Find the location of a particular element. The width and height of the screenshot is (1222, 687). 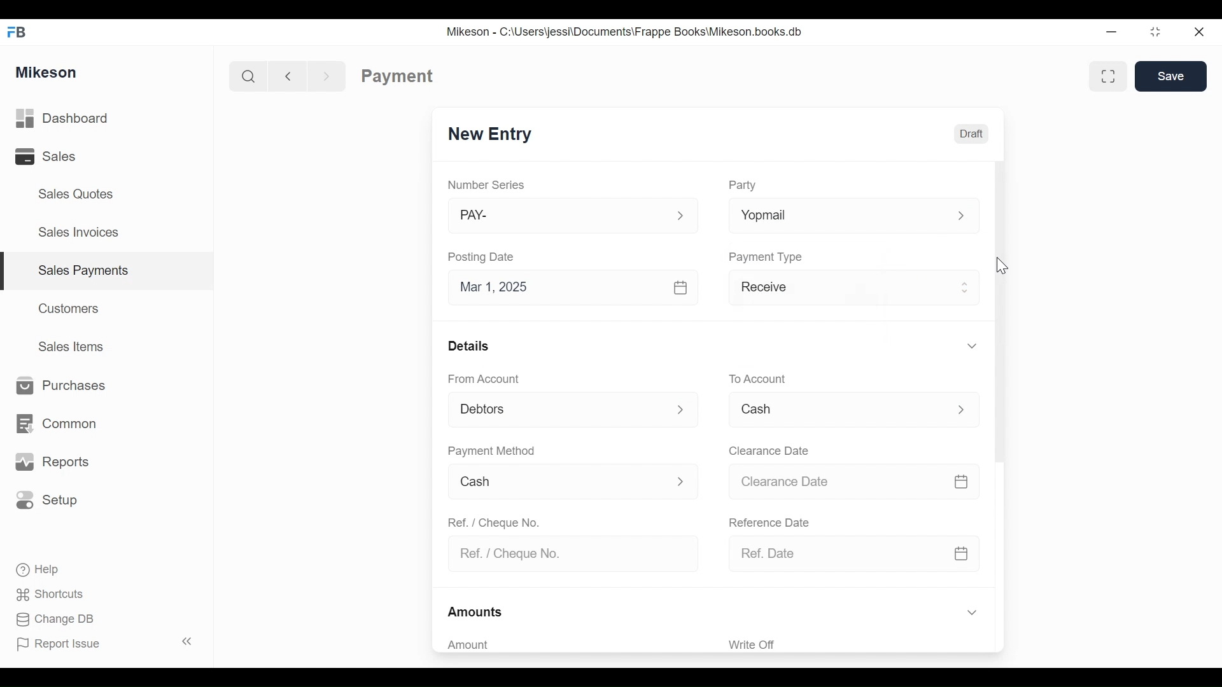

Sales Quotes is located at coordinates (70, 194).